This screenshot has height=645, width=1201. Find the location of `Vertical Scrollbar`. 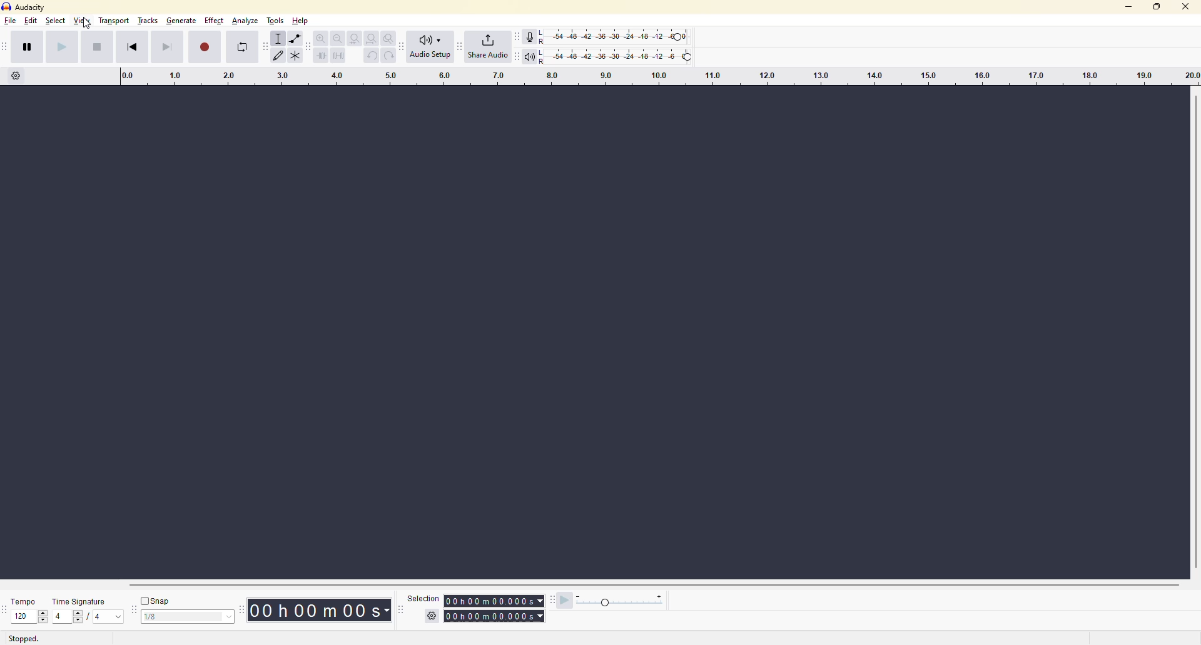

Vertical Scrollbar is located at coordinates (1193, 329).